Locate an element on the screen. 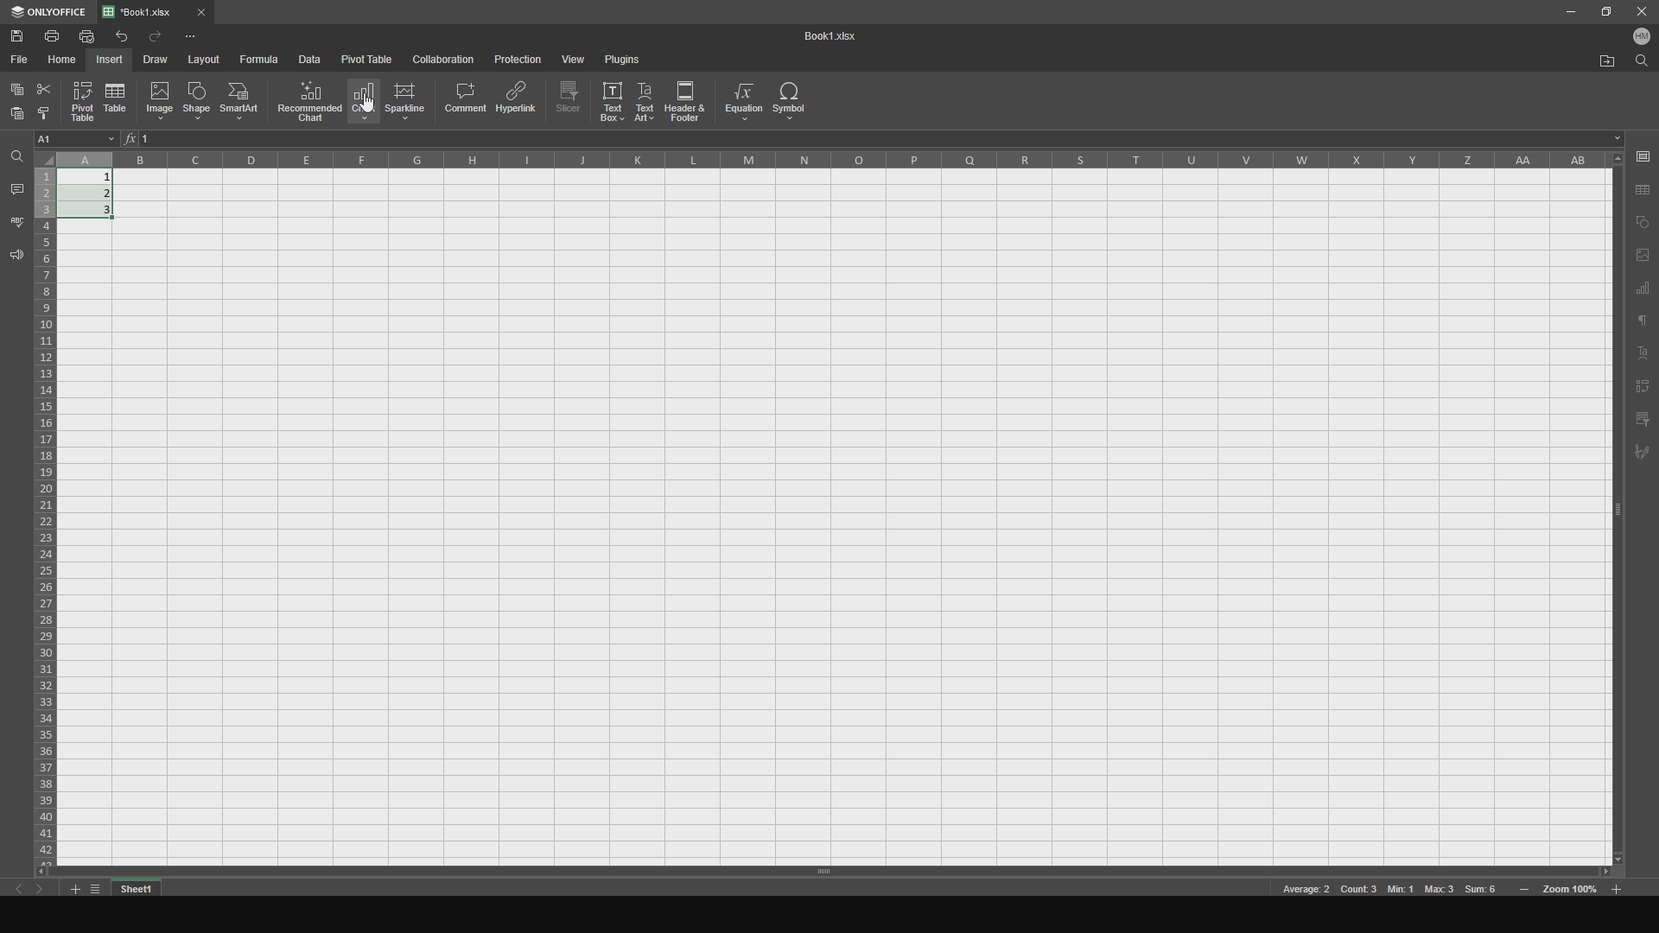 This screenshot has height=933, width=1659. home is located at coordinates (64, 60).